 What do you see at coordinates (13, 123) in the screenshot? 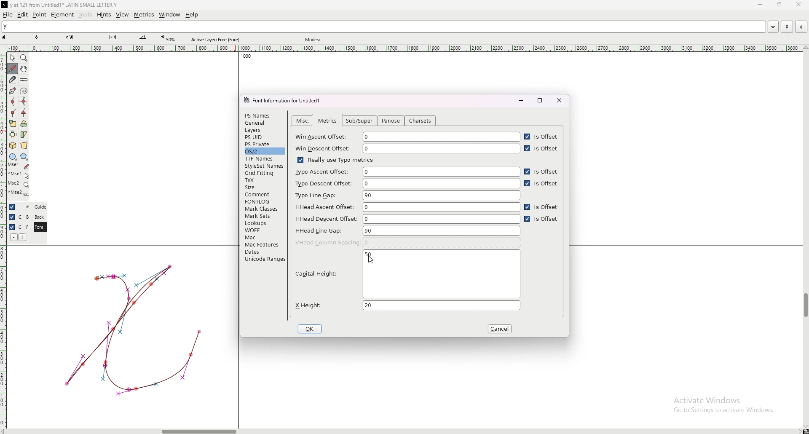
I see `scale the selection` at bounding box center [13, 123].